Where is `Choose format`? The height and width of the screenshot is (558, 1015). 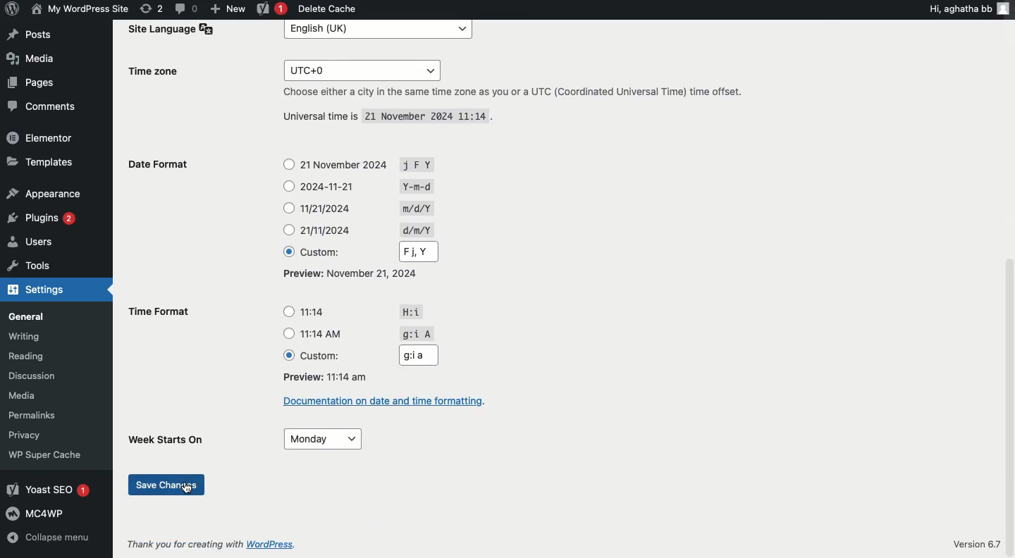
Choose format is located at coordinates (288, 207).